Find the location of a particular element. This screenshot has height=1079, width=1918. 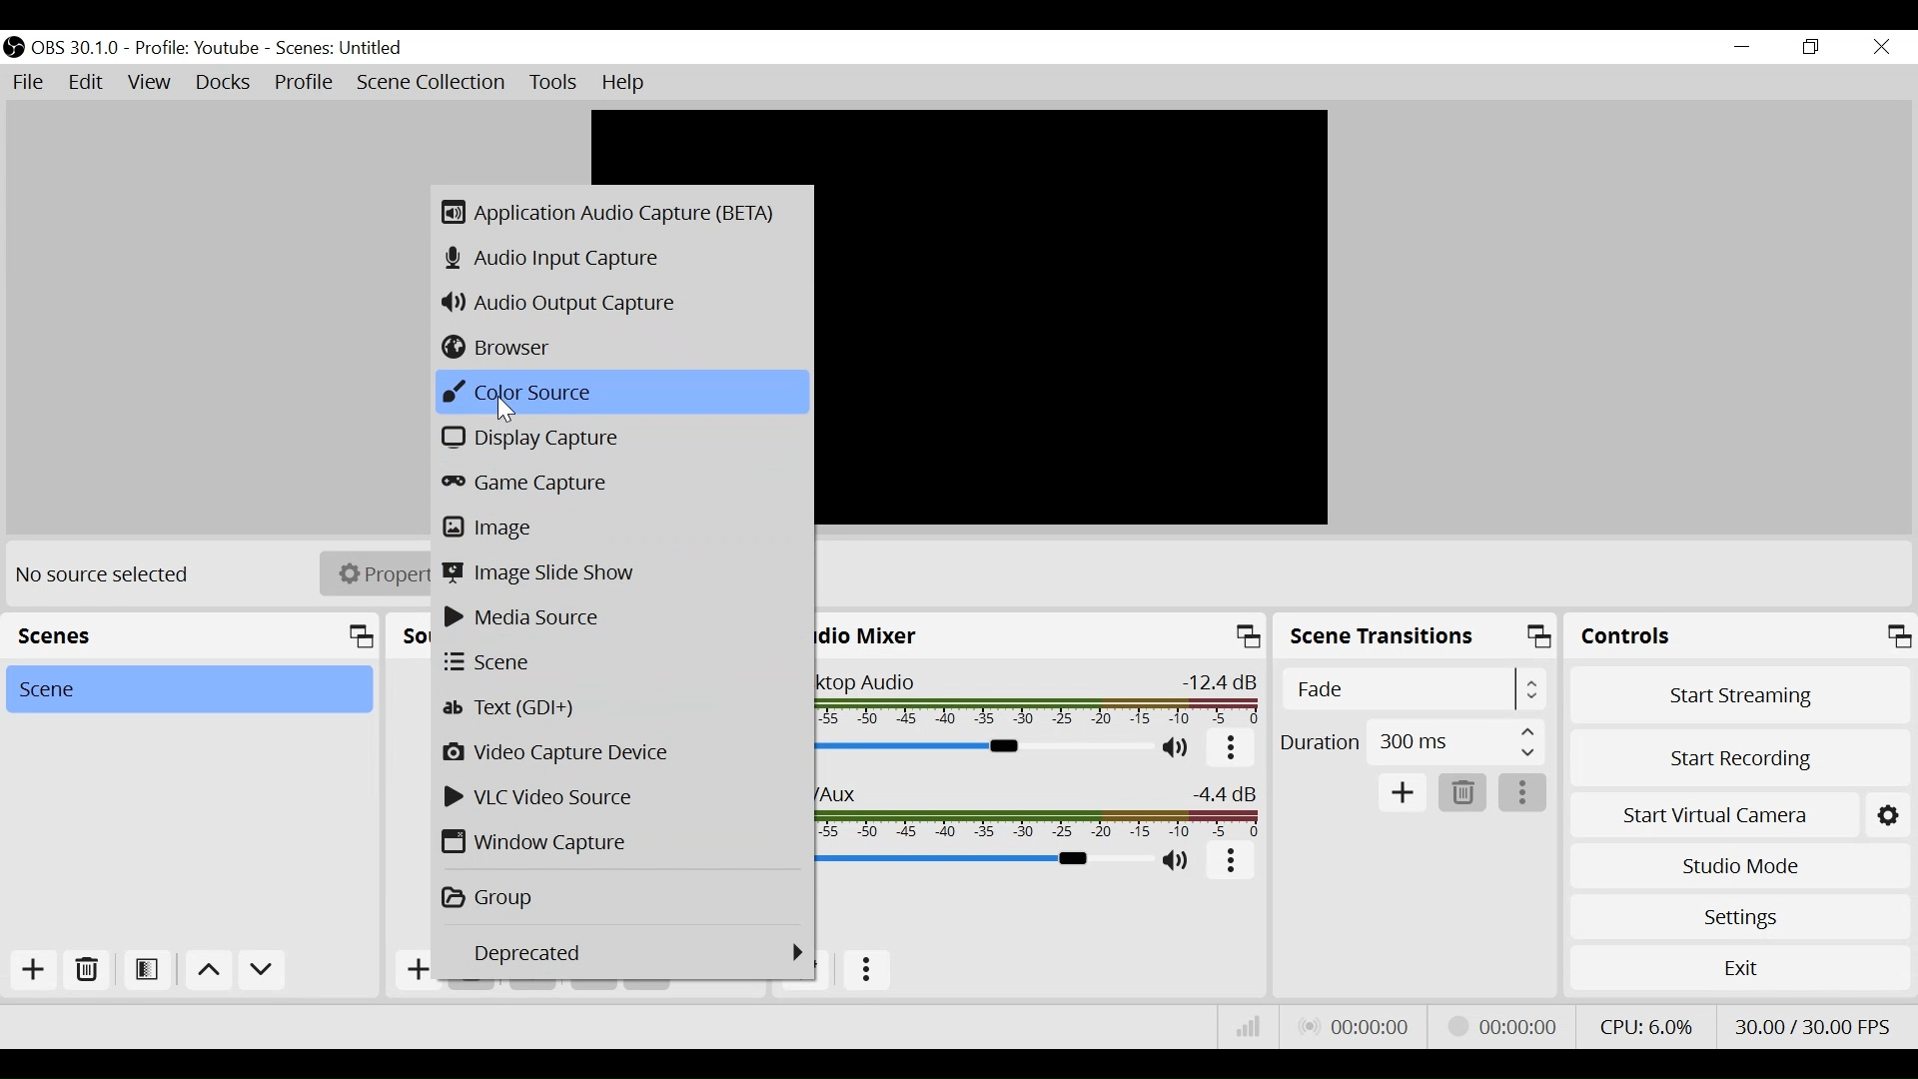

Profile is located at coordinates (196, 47).